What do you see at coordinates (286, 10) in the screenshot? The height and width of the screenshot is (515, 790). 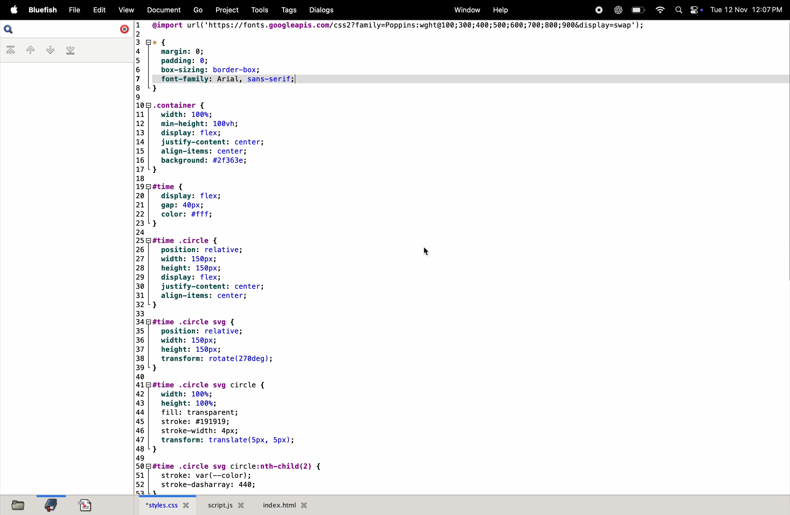 I see `tags` at bounding box center [286, 10].